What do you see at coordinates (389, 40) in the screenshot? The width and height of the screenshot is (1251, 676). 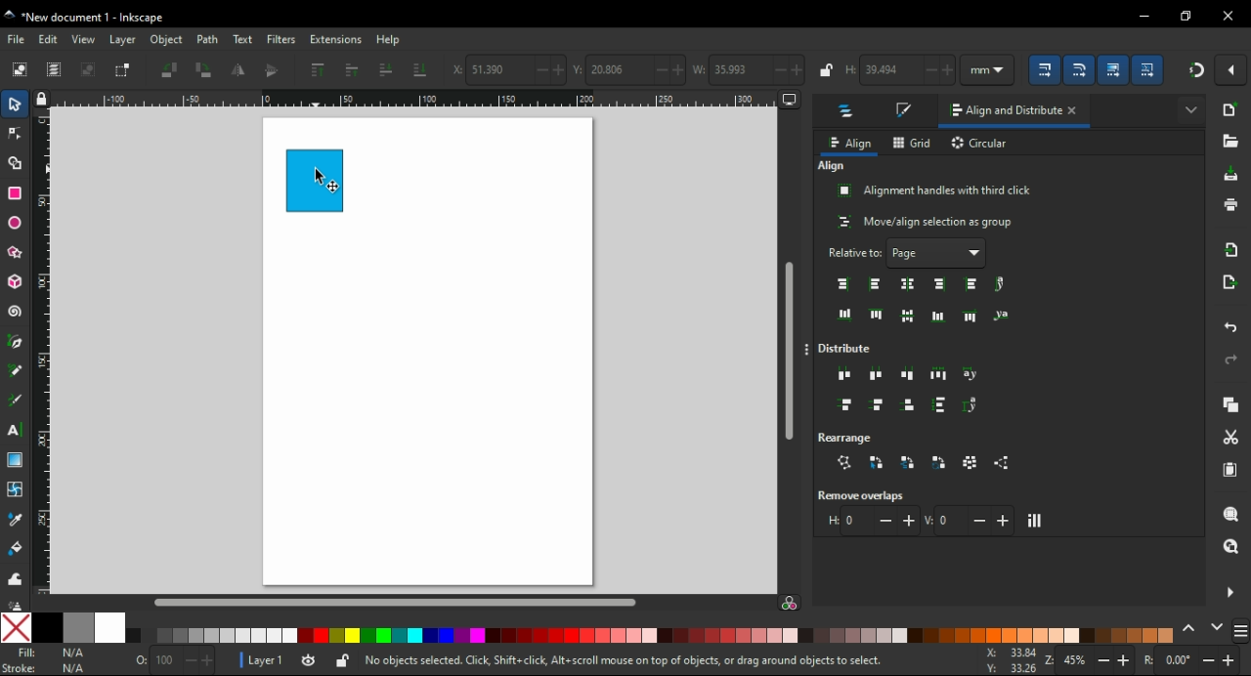 I see `help` at bounding box center [389, 40].